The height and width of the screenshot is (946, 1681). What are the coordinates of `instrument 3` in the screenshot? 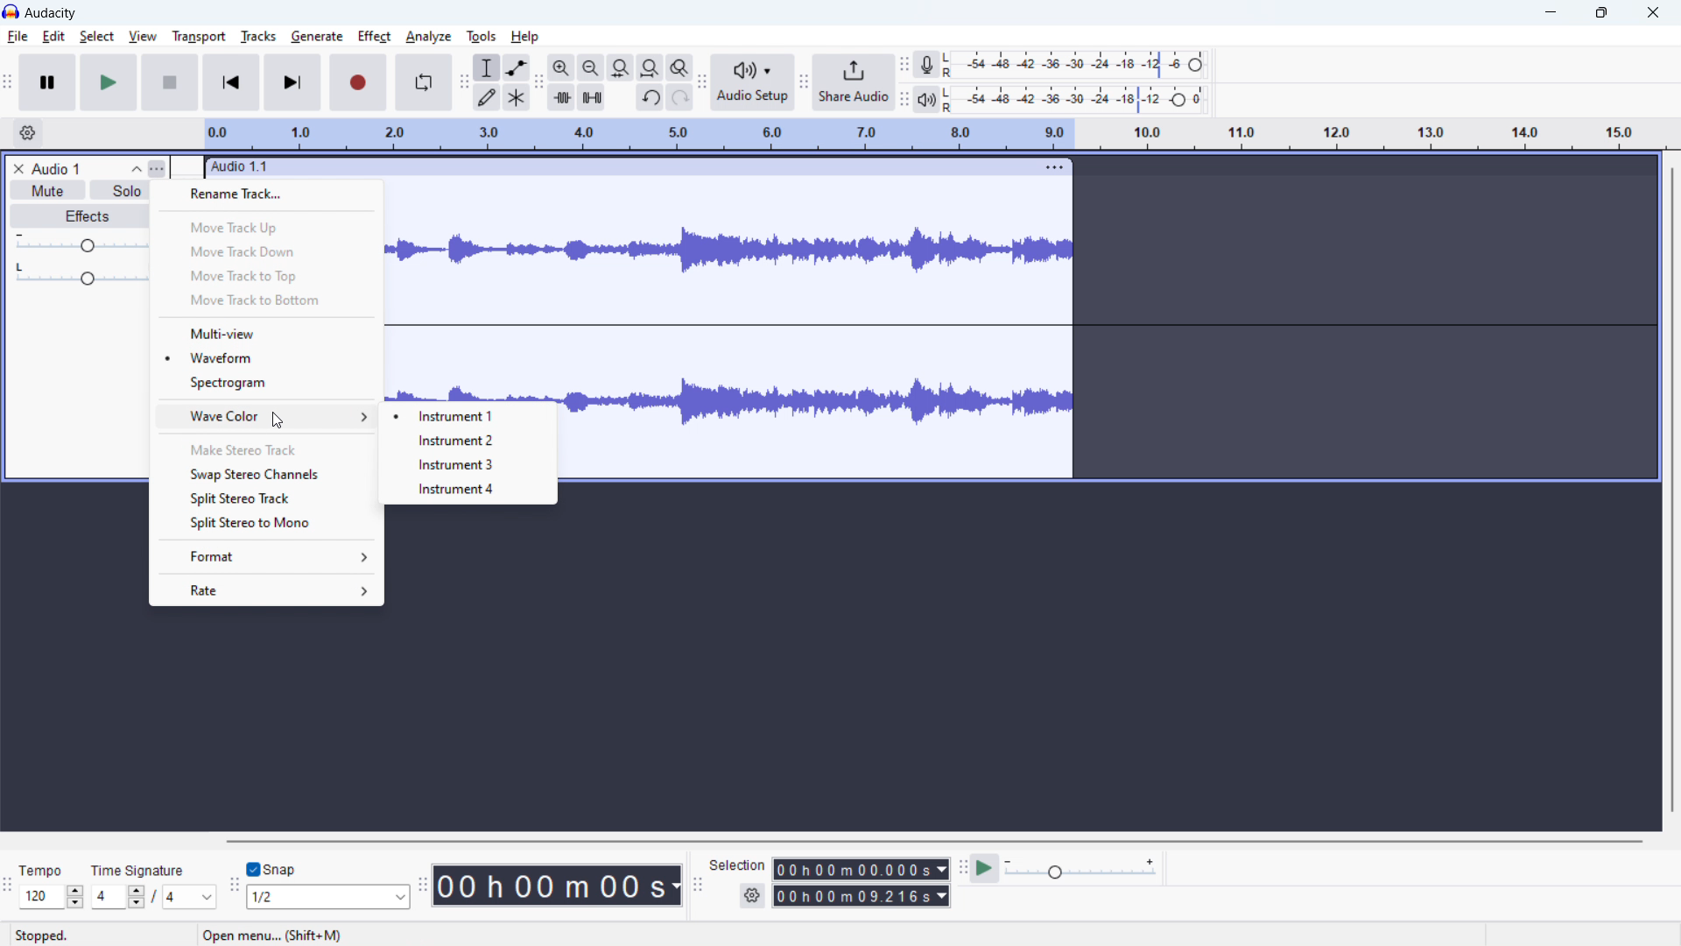 It's located at (468, 465).